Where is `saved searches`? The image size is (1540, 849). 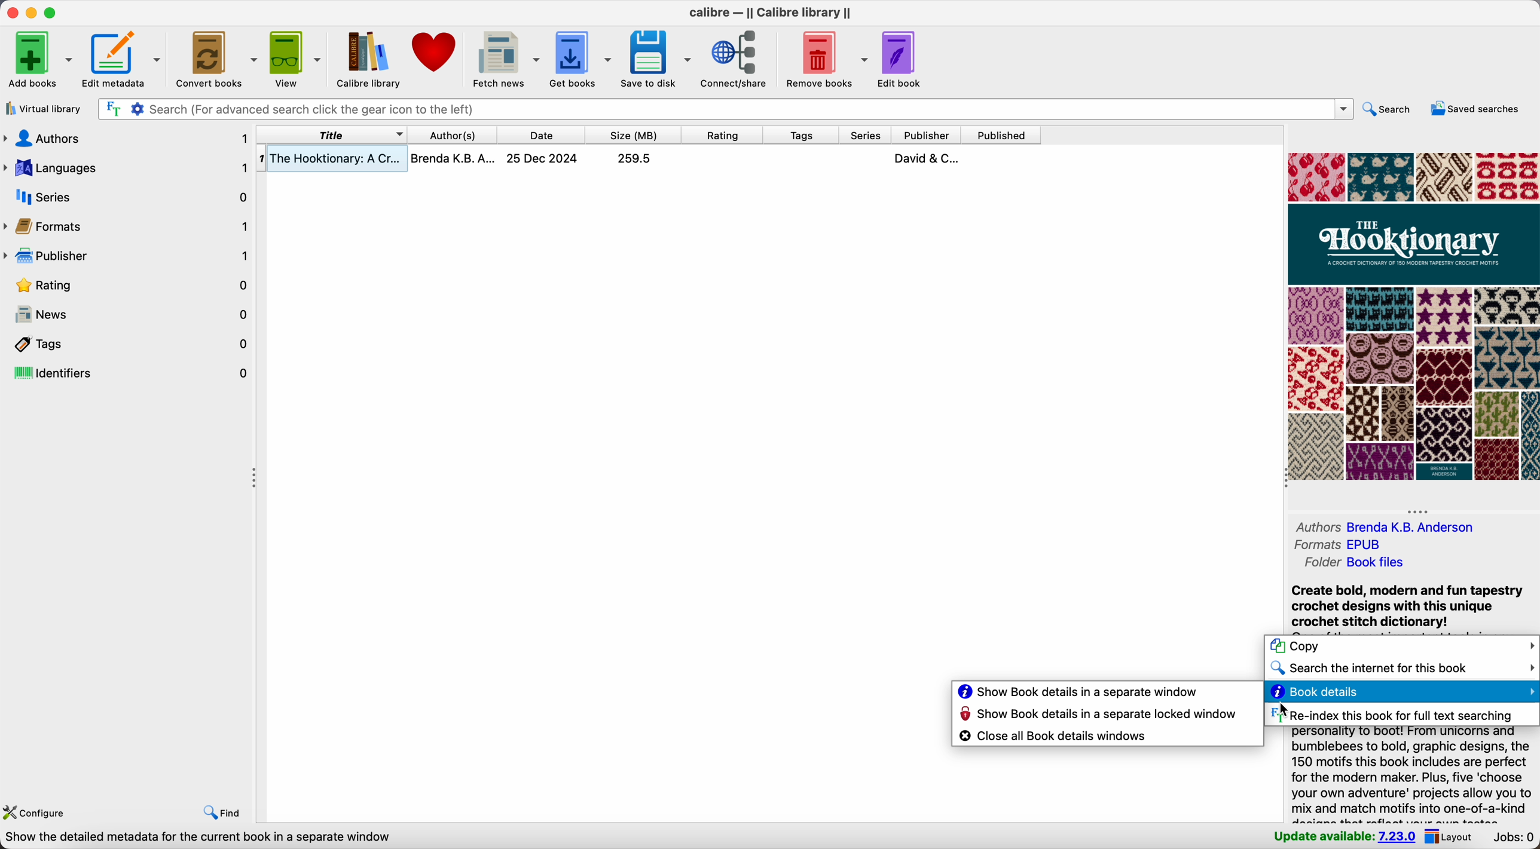 saved searches is located at coordinates (1475, 109).